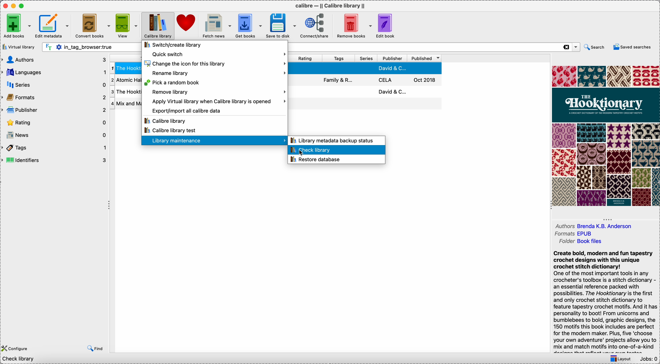 The height and width of the screenshot is (364, 660). What do you see at coordinates (54, 109) in the screenshot?
I see `publisher` at bounding box center [54, 109].